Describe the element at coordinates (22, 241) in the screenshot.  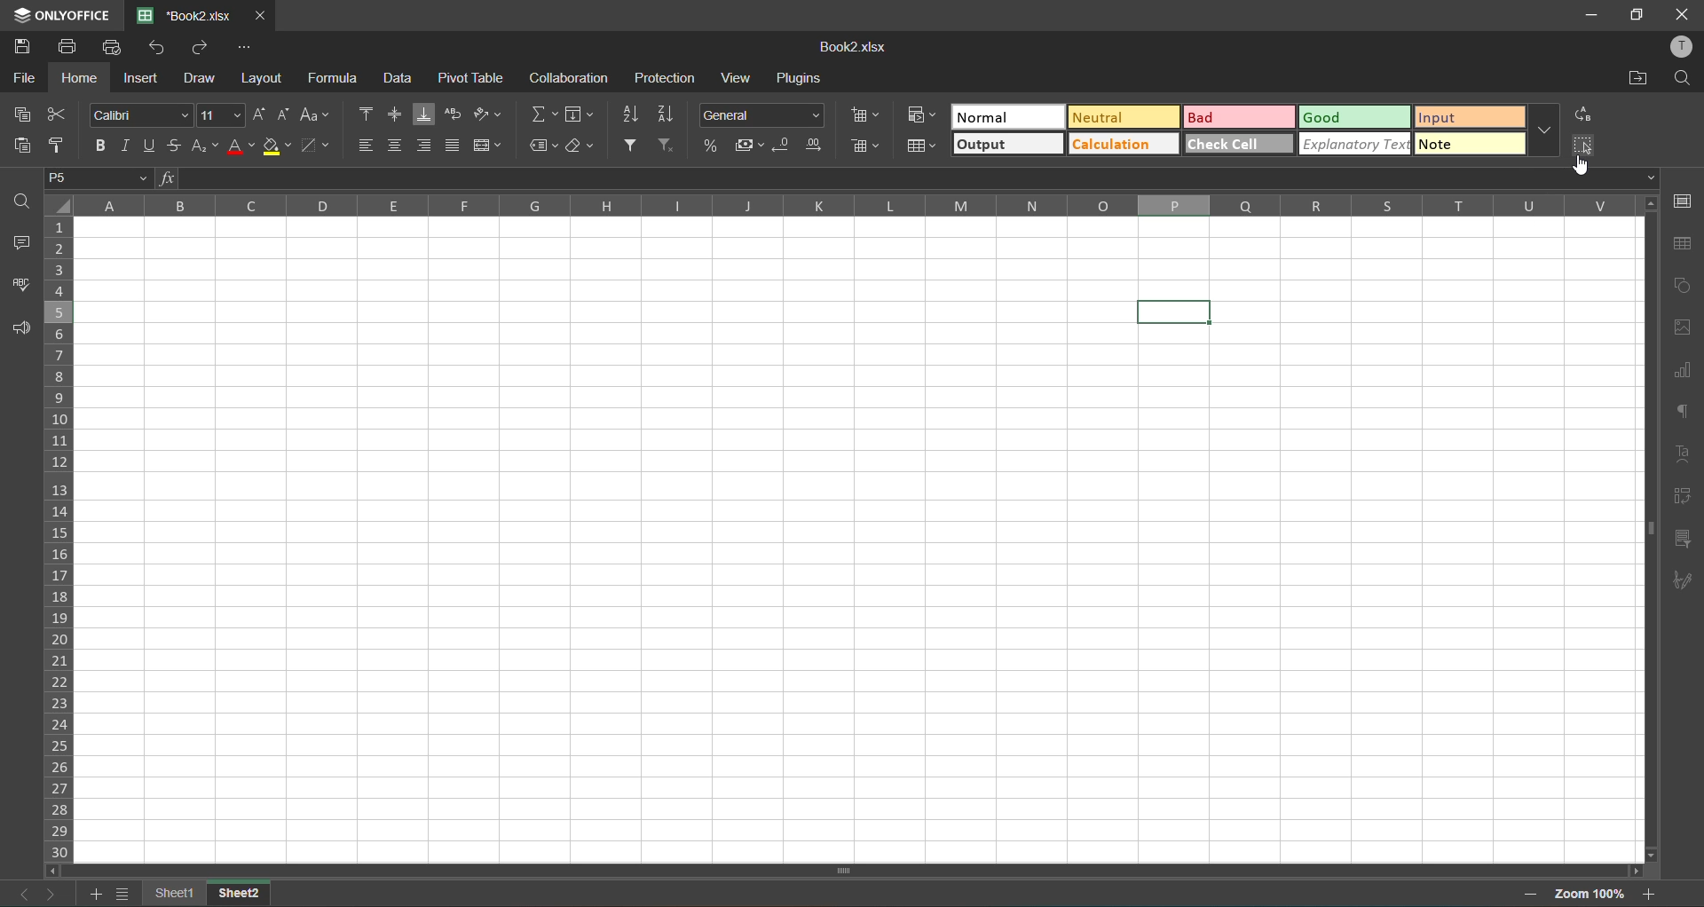
I see `comments` at that location.